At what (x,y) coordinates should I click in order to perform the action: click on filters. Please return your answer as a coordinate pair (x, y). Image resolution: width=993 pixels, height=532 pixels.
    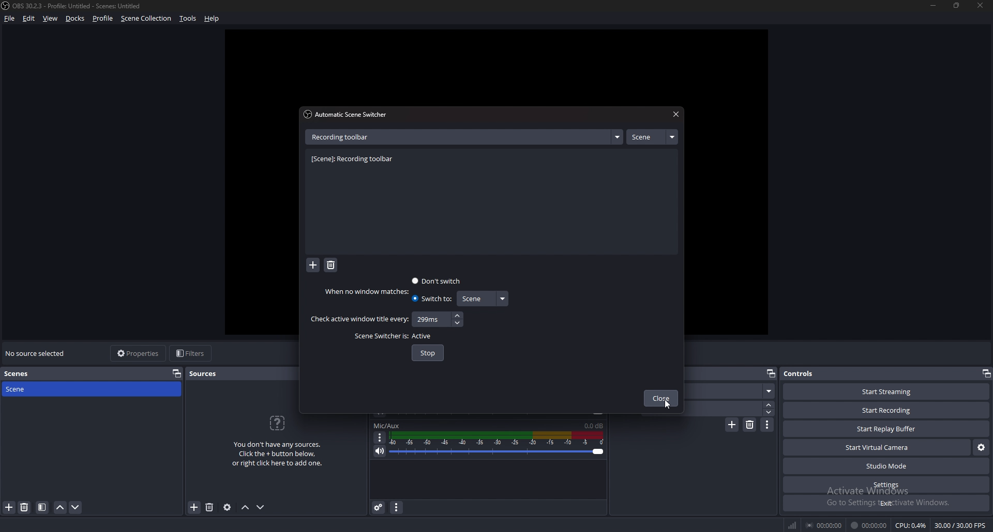
    Looking at the image, I should click on (192, 353).